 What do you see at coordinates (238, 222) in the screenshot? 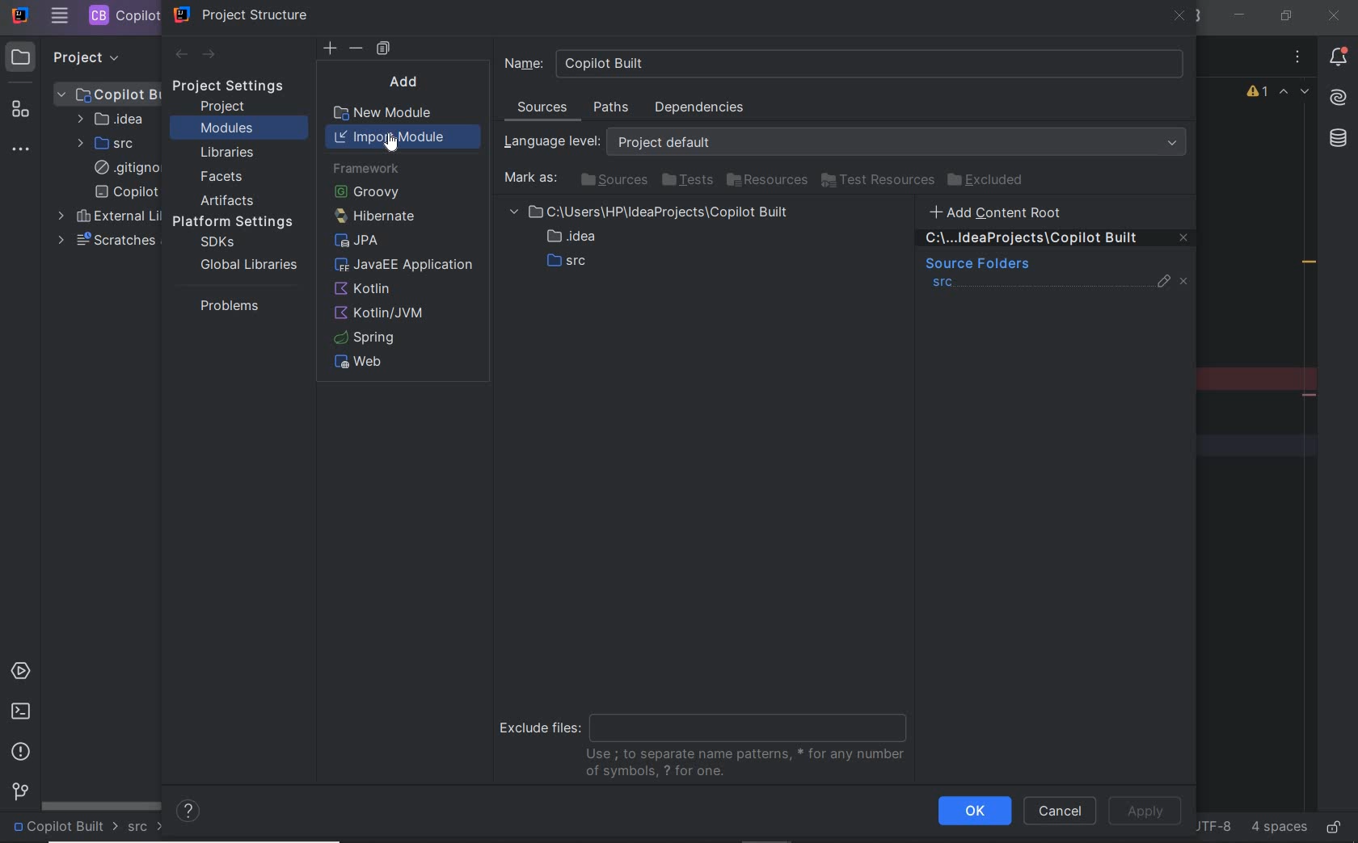
I see `platform settings` at bounding box center [238, 222].